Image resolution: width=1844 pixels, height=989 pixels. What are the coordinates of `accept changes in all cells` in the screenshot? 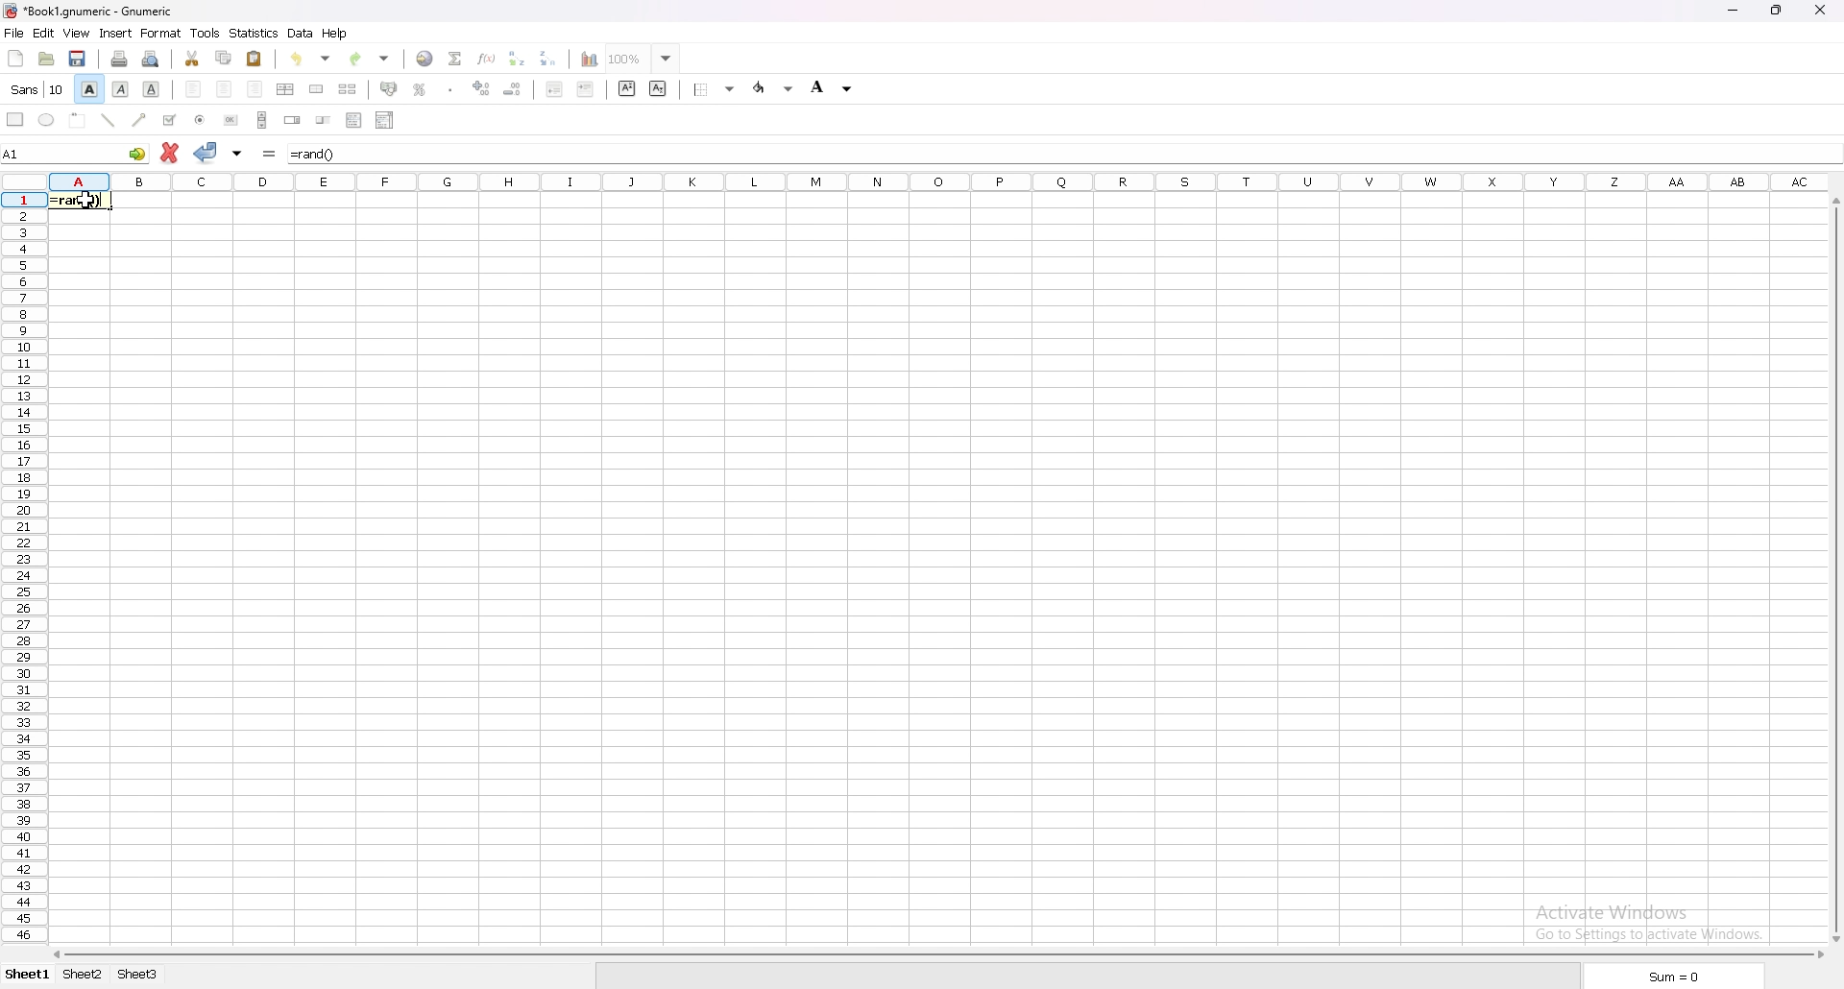 It's located at (237, 153).